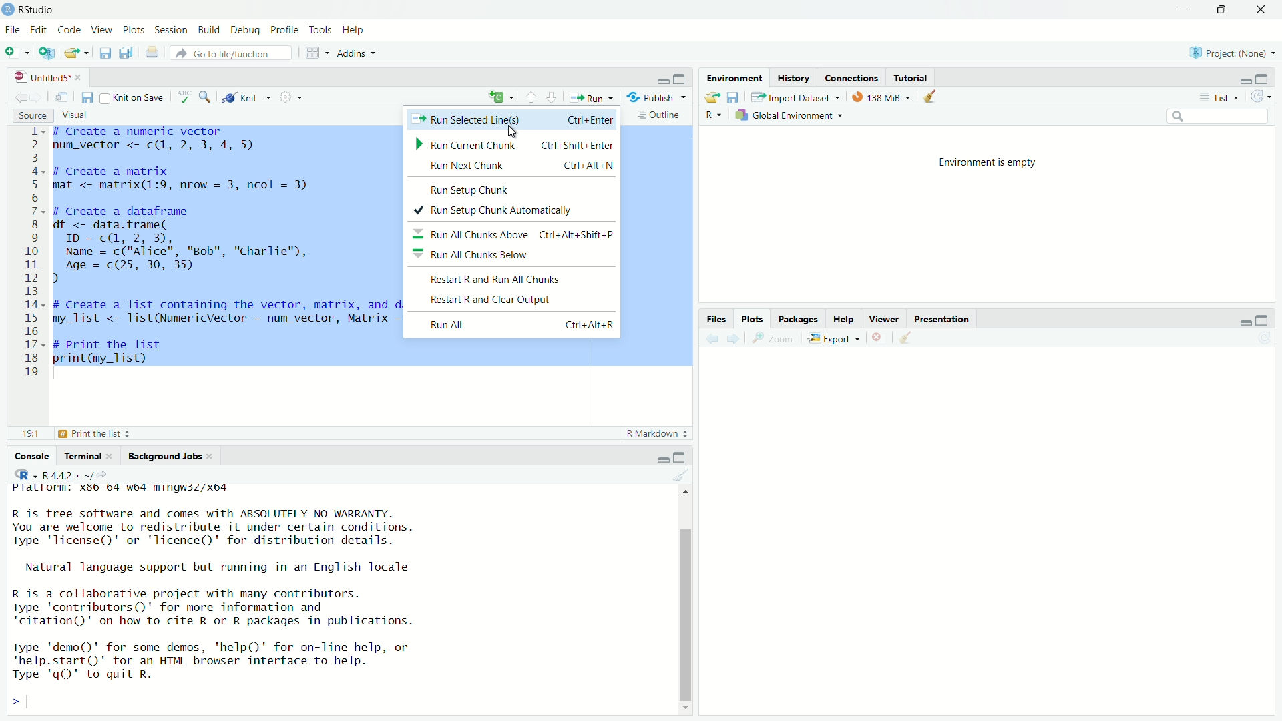 The height and width of the screenshot is (721, 1282). What do you see at coordinates (23, 97) in the screenshot?
I see `back` at bounding box center [23, 97].